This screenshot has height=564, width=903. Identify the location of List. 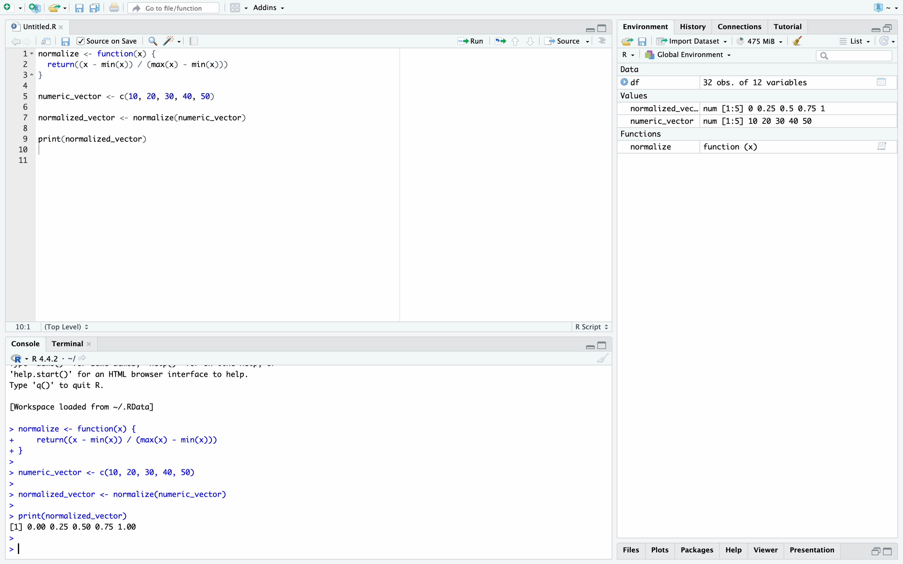
(856, 41).